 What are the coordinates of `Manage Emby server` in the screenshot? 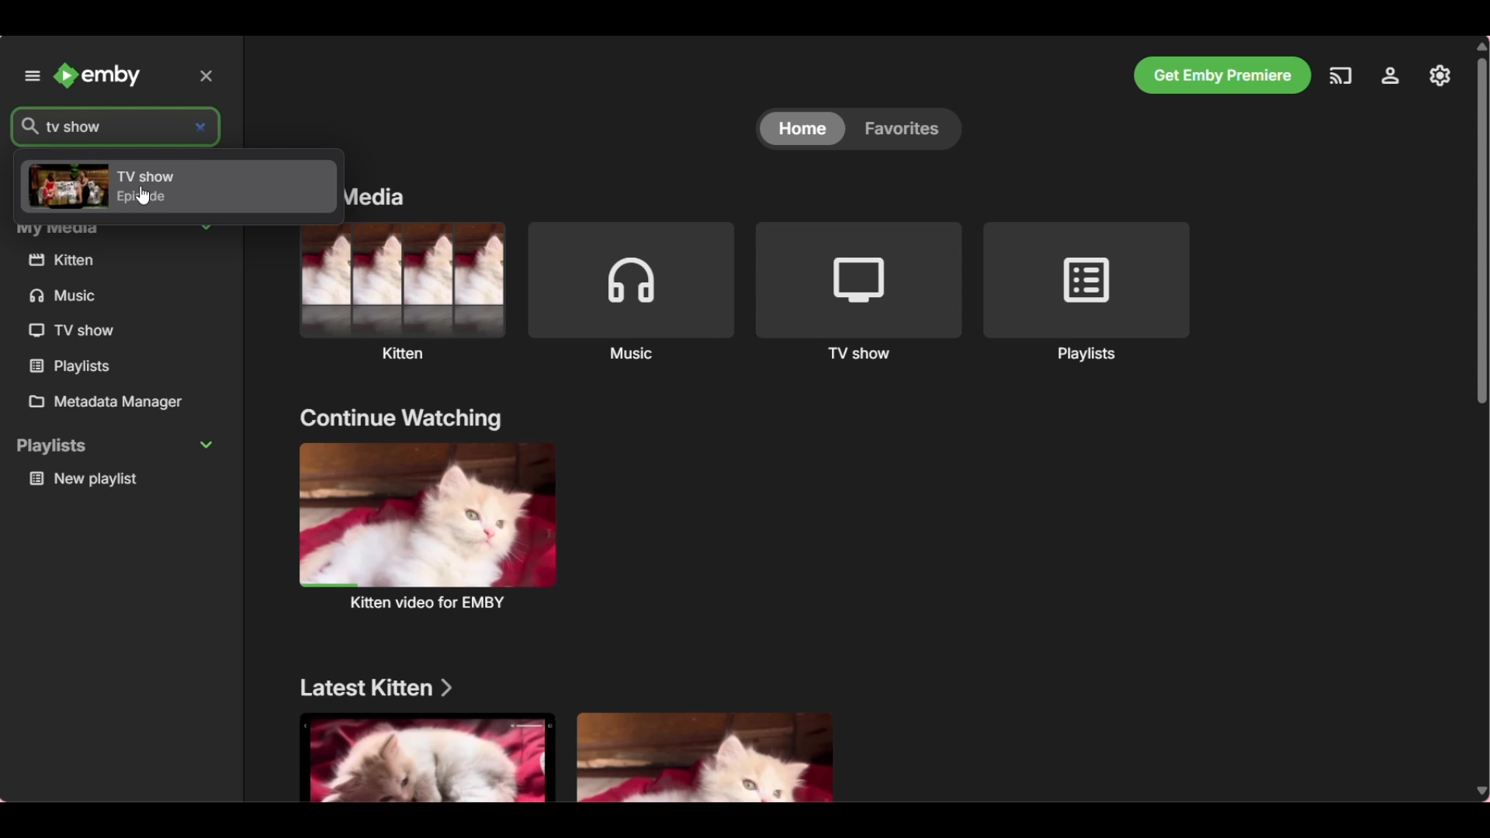 It's located at (1391, 76).